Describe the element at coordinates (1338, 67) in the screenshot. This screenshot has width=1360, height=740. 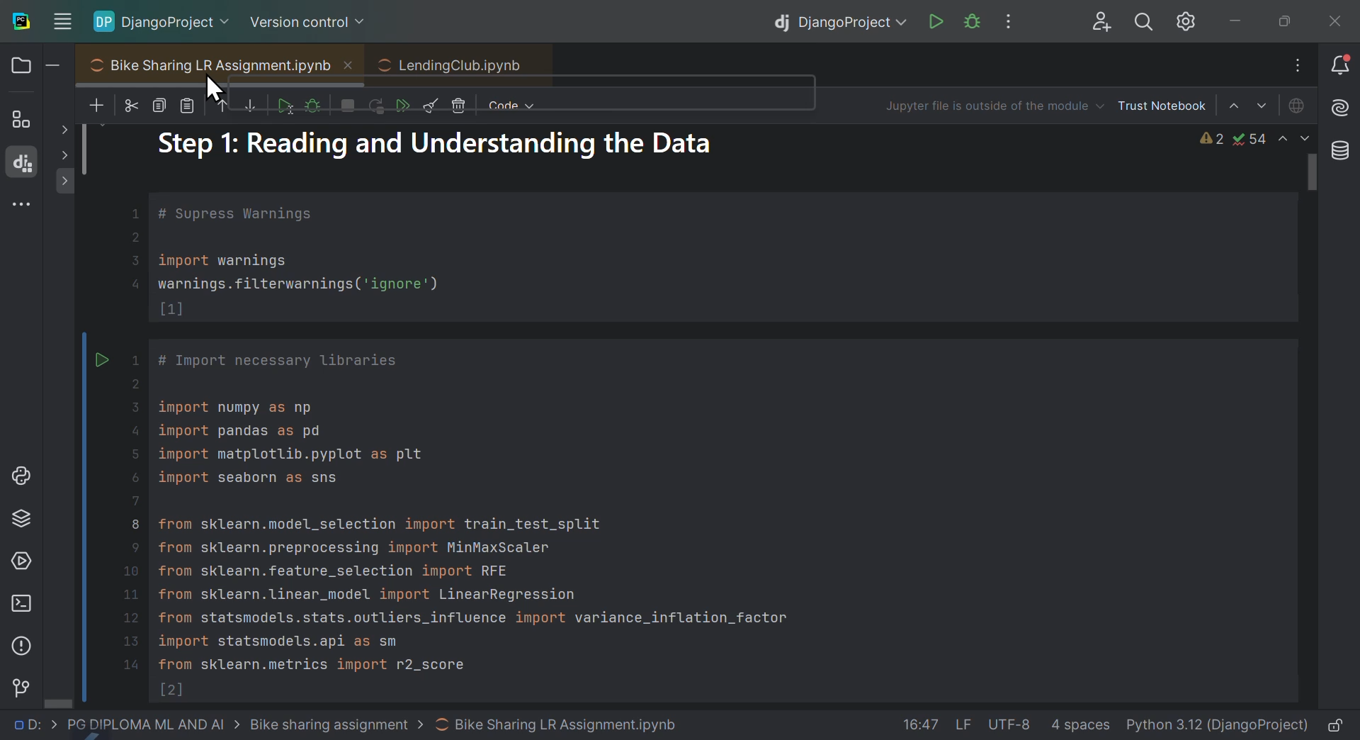
I see `Notifications` at that location.